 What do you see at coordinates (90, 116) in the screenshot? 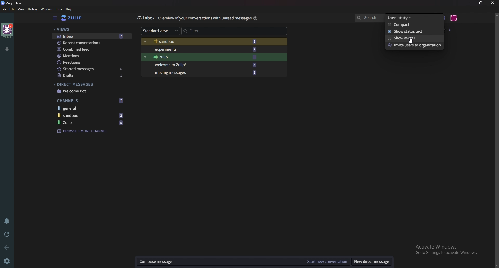
I see `Sandbox` at bounding box center [90, 116].